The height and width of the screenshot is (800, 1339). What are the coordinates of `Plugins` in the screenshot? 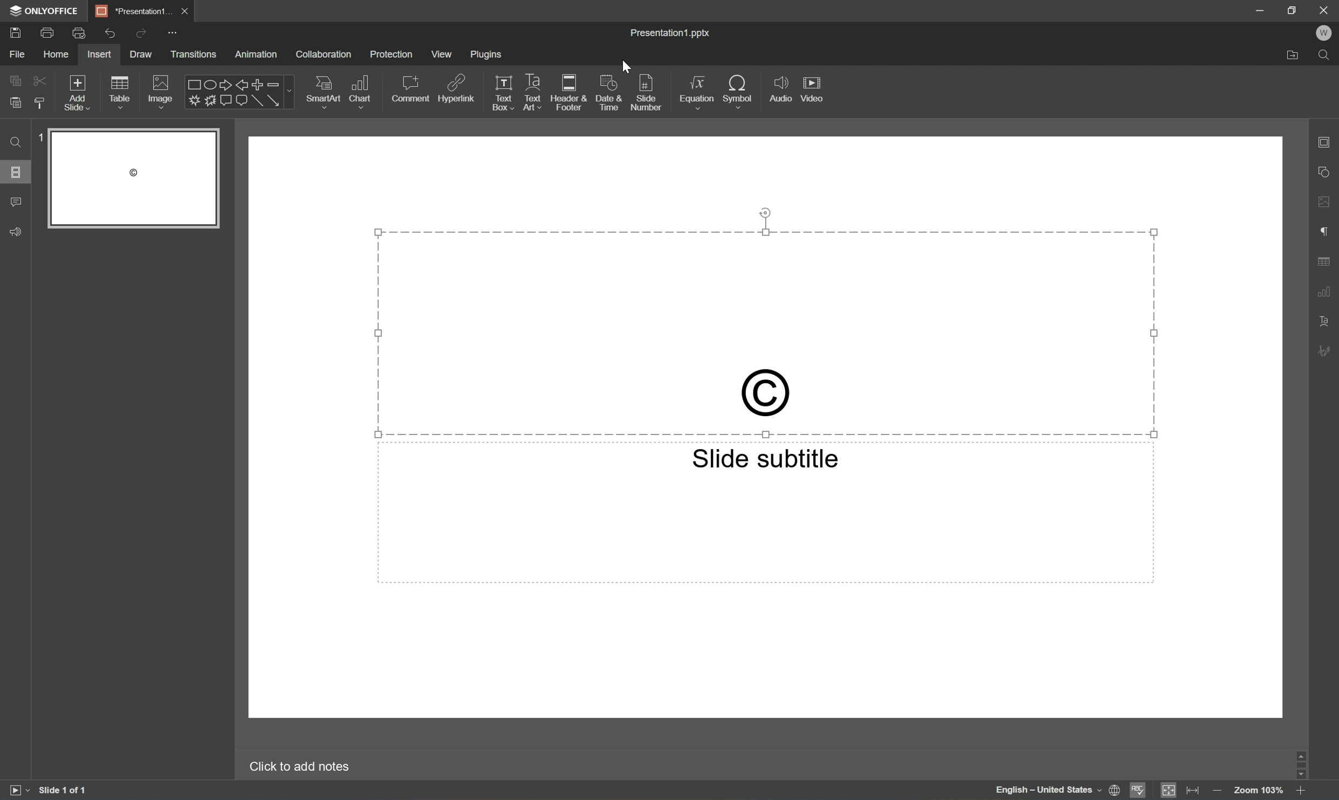 It's located at (489, 54).